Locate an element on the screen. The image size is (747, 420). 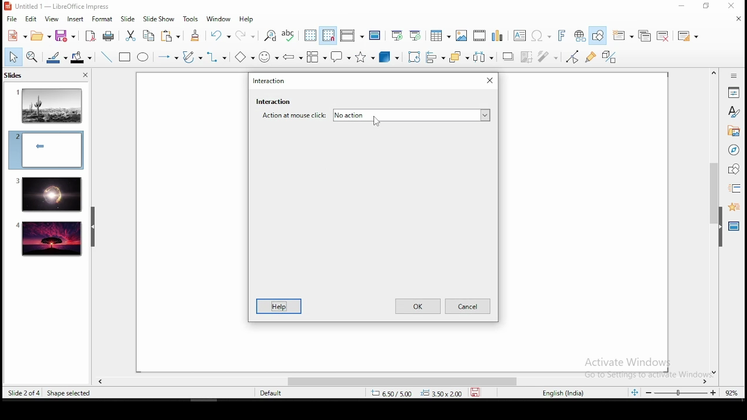
english (india) is located at coordinates (564, 393).